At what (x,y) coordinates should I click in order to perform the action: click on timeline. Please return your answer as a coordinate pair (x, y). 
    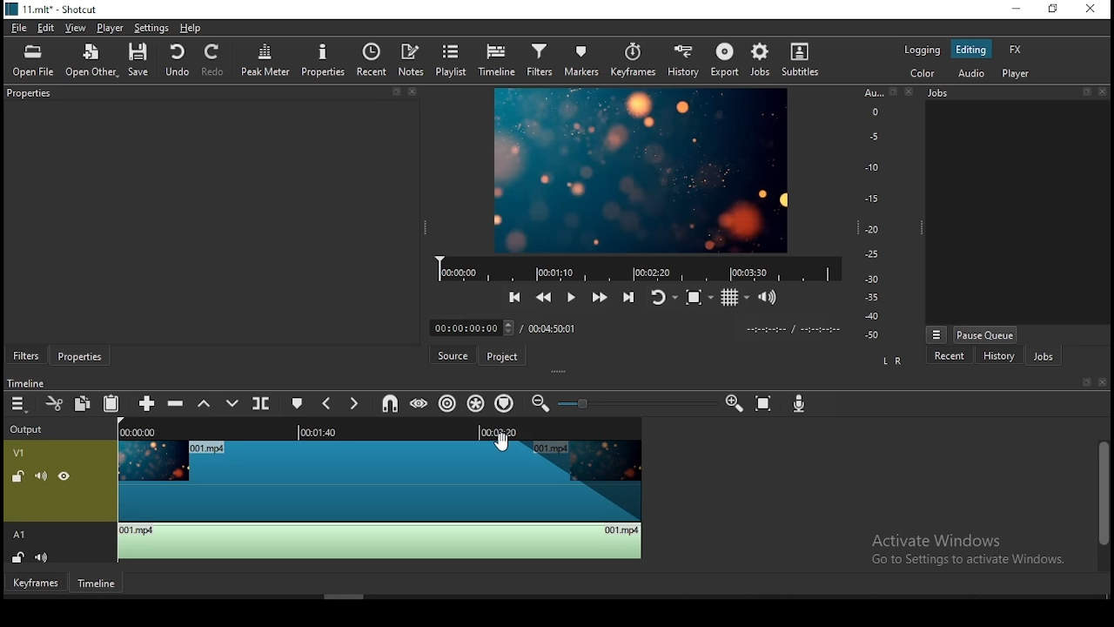
    Looking at the image, I should click on (97, 585).